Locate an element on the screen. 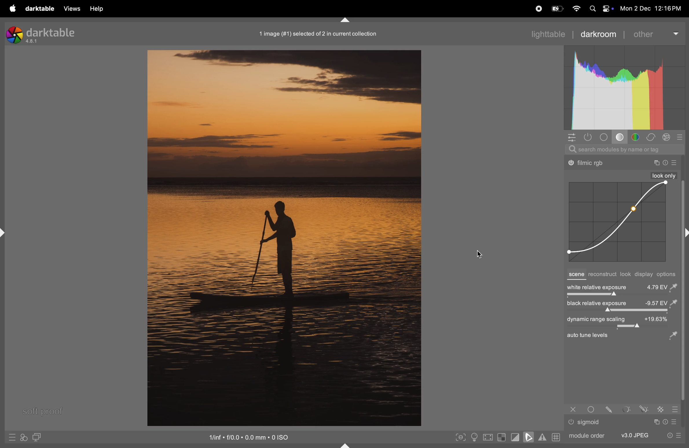  record is located at coordinates (537, 8).